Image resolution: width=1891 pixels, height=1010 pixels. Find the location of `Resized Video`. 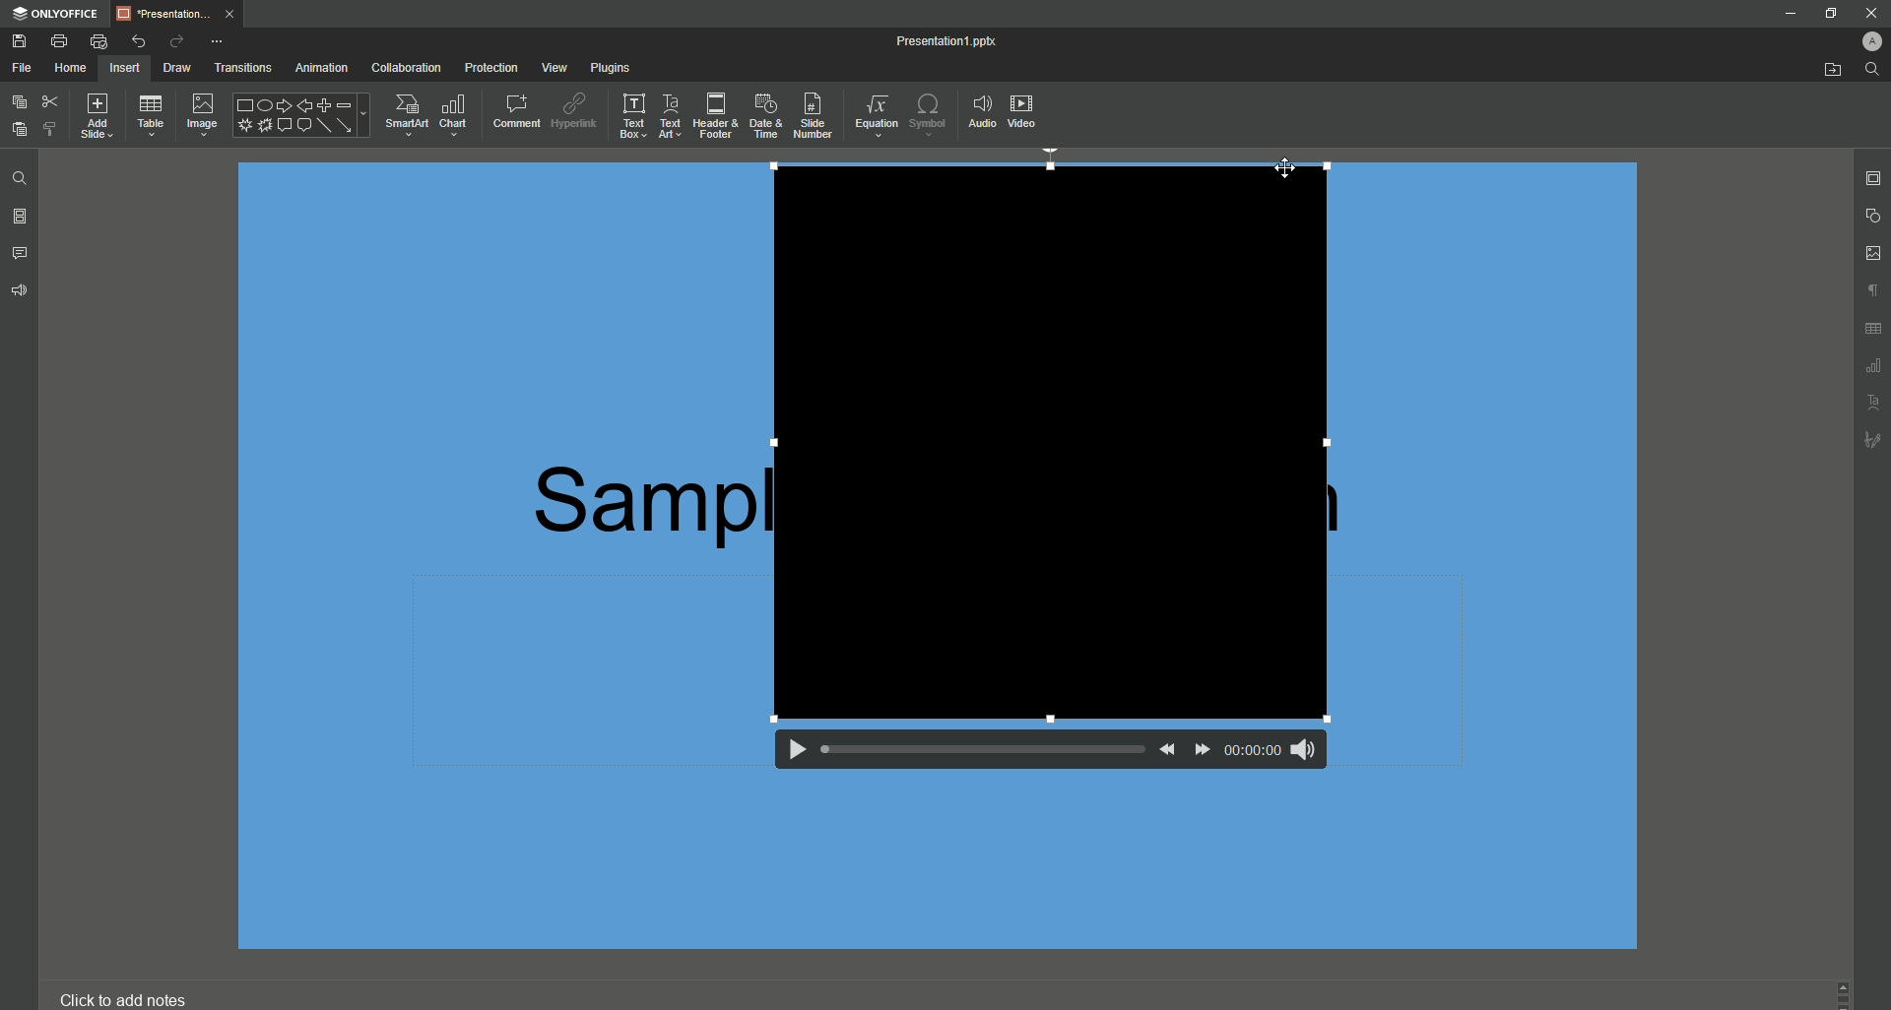

Resized Video is located at coordinates (1051, 441).